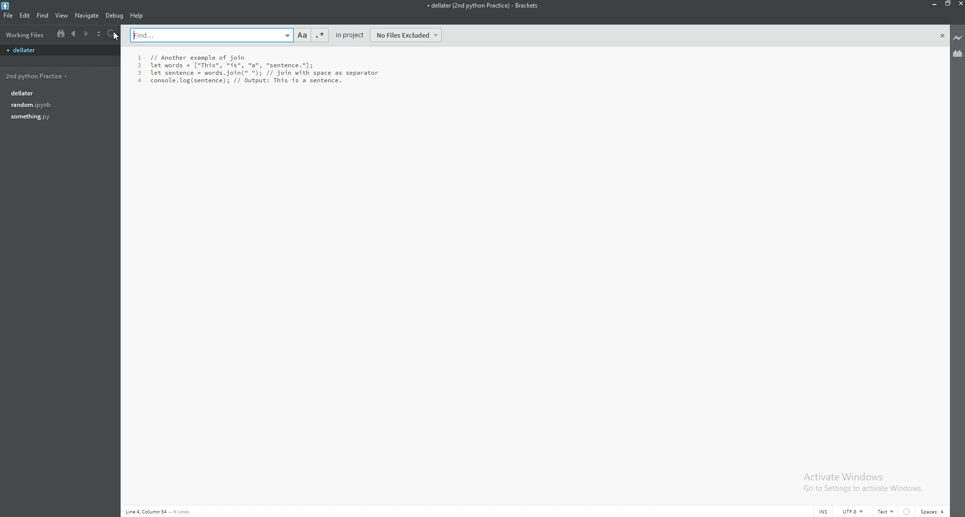 Image resolution: width=965 pixels, height=517 pixels. What do you see at coordinates (24, 16) in the screenshot?
I see `edit` at bounding box center [24, 16].